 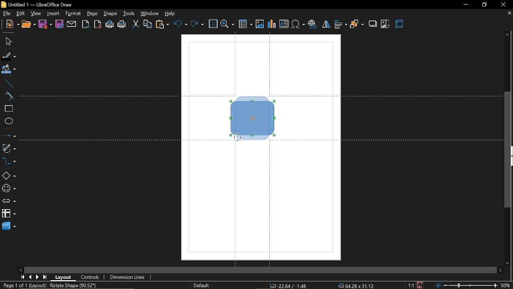 What do you see at coordinates (9, 136) in the screenshot?
I see `lines and arrows` at bounding box center [9, 136].